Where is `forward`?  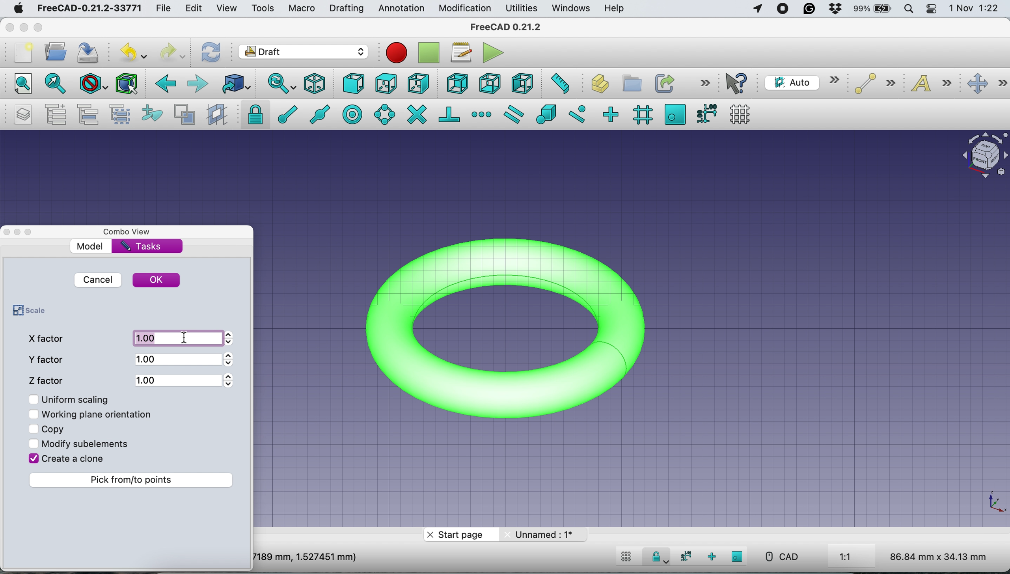
forward is located at coordinates (198, 85).